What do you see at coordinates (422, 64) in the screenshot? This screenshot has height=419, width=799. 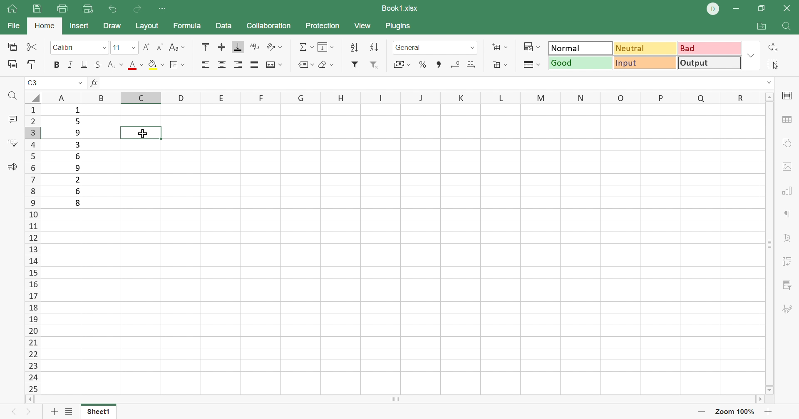 I see `Percent style` at bounding box center [422, 64].